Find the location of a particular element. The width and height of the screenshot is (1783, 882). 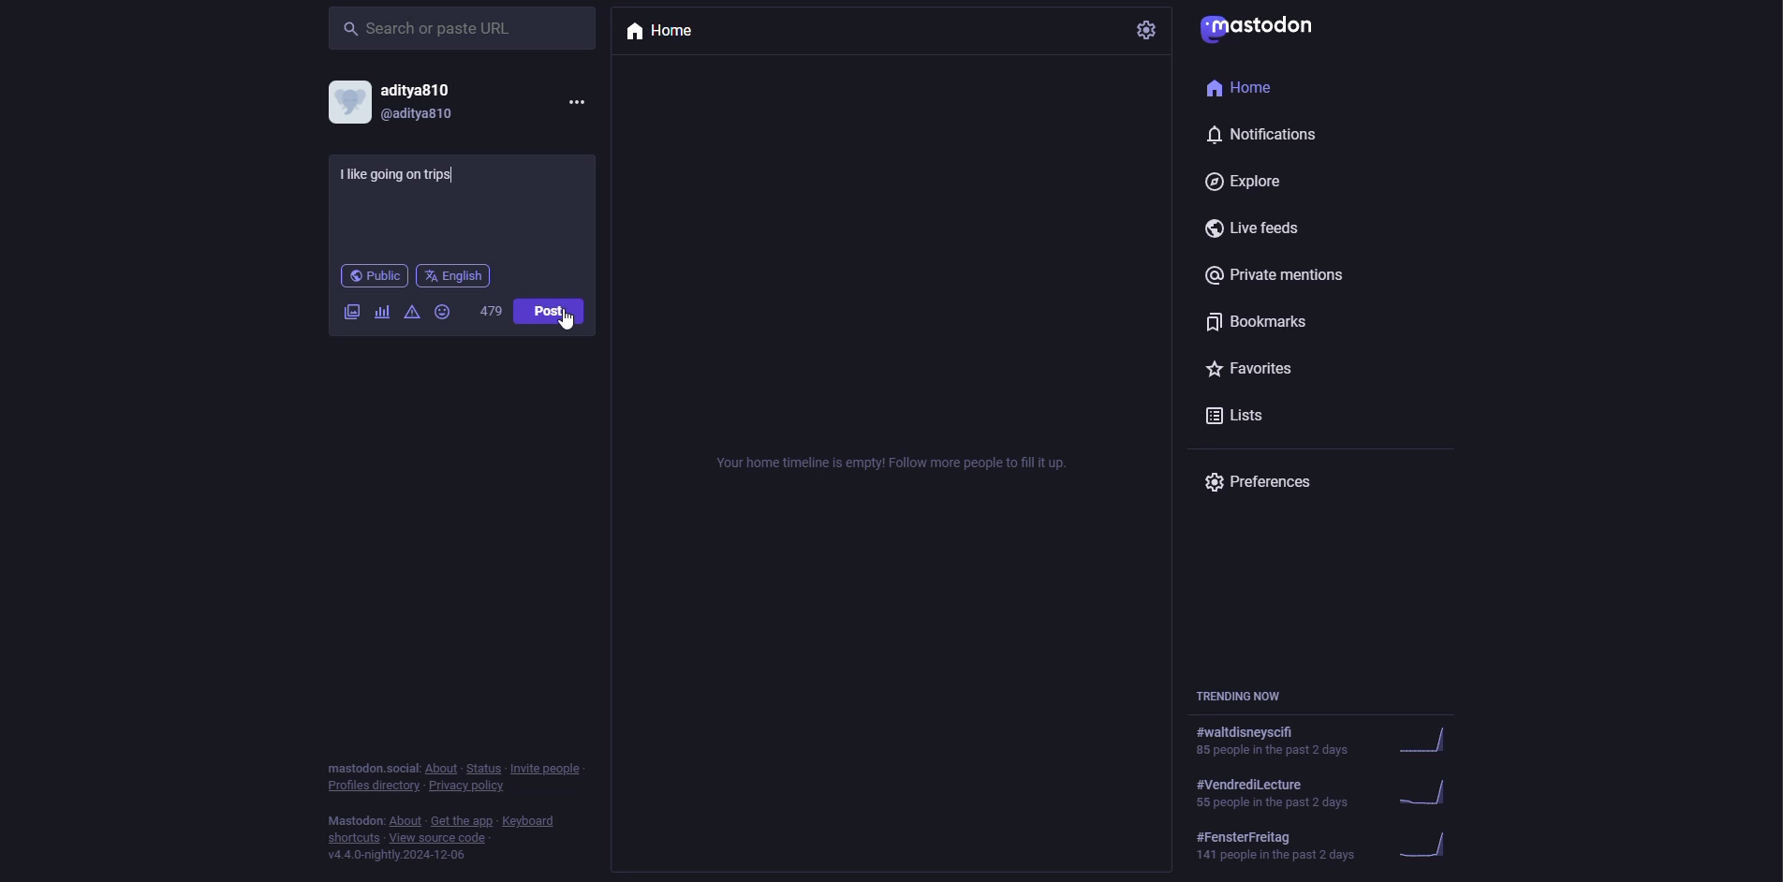

public is located at coordinates (374, 277).